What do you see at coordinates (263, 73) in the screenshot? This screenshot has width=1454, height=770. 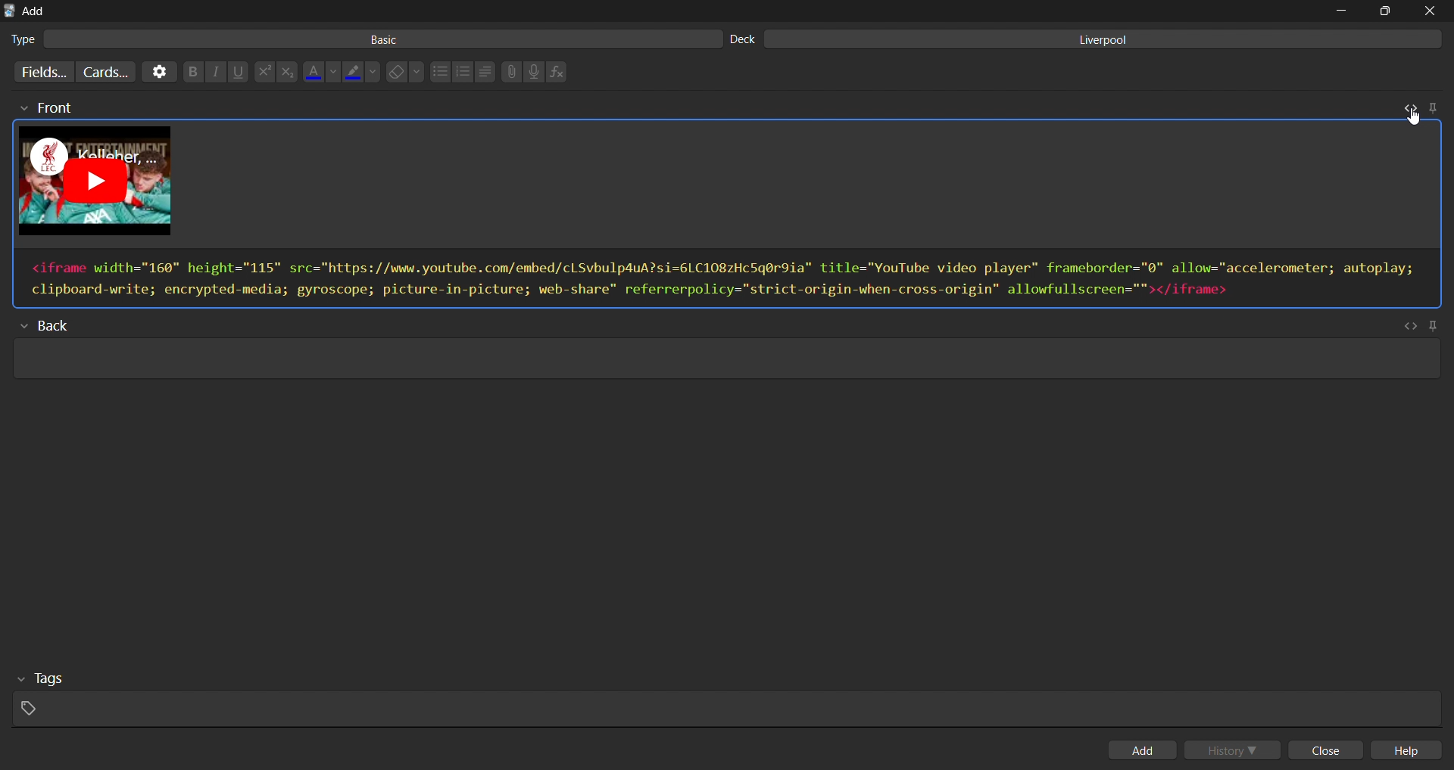 I see `superscript` at bounding box center [263, 73].